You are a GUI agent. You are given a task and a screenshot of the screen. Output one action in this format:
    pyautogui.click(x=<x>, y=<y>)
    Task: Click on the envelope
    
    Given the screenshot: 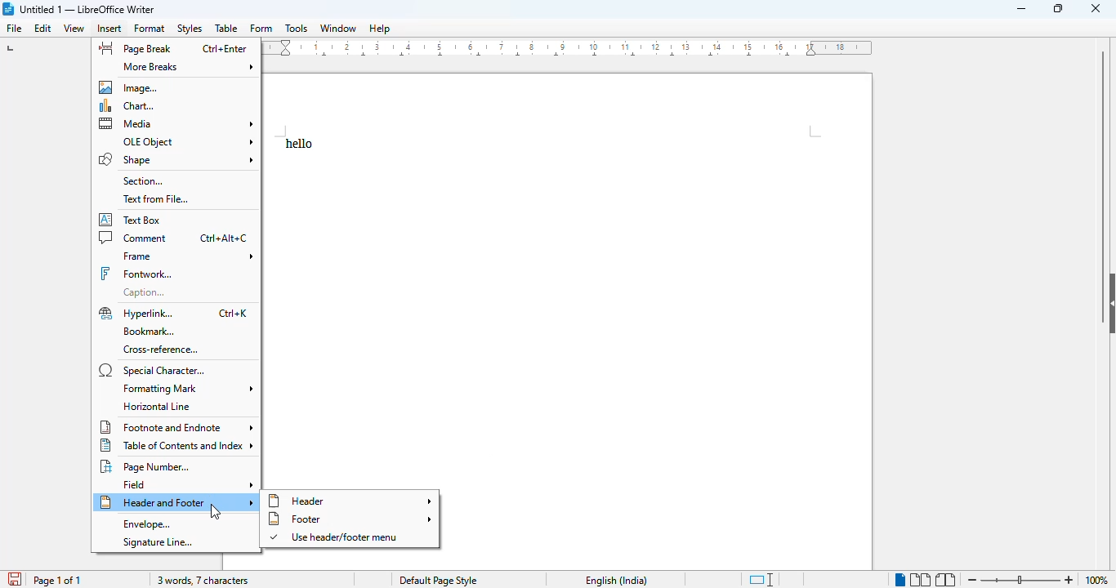 What is the action you would take?
    pyautogui.click(x=146, y=524)
    